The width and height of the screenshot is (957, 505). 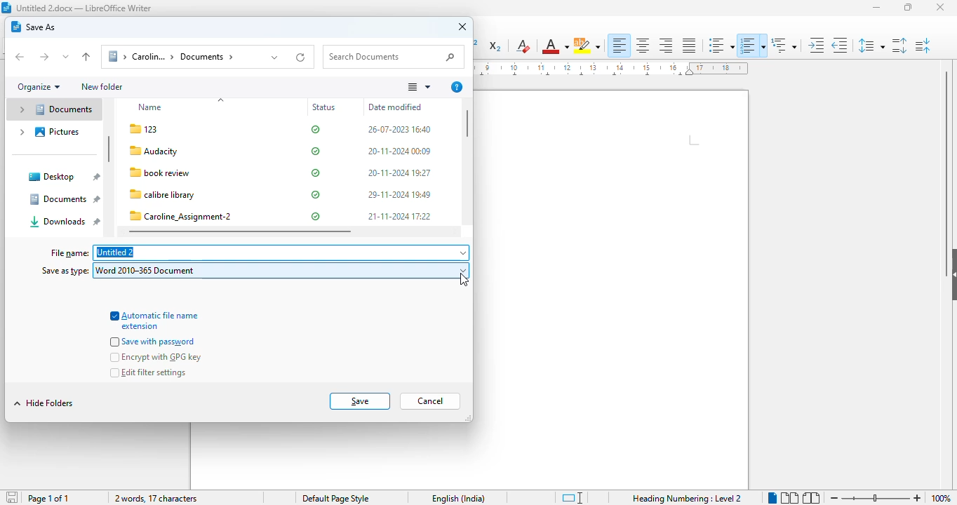 I want to click on organize, so click(x=39, y=87).